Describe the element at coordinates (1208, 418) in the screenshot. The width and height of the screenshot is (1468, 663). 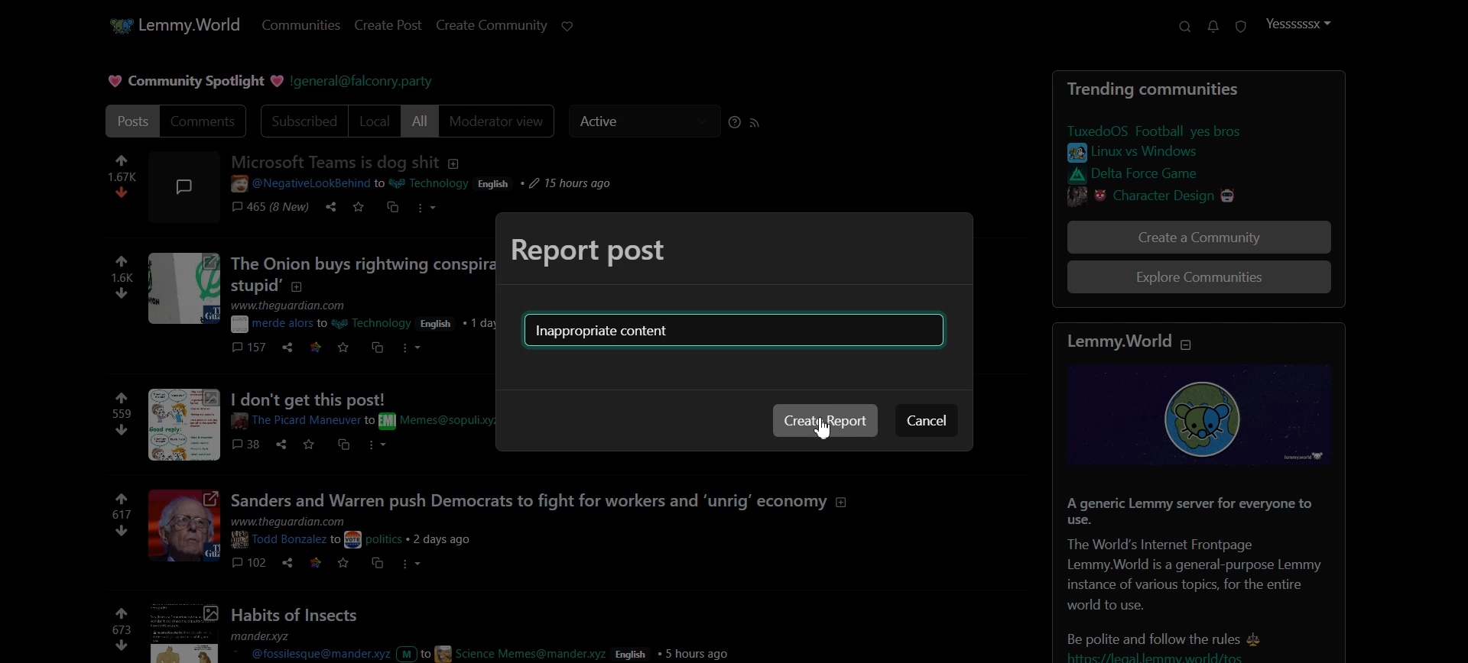
I see `image` at that location.